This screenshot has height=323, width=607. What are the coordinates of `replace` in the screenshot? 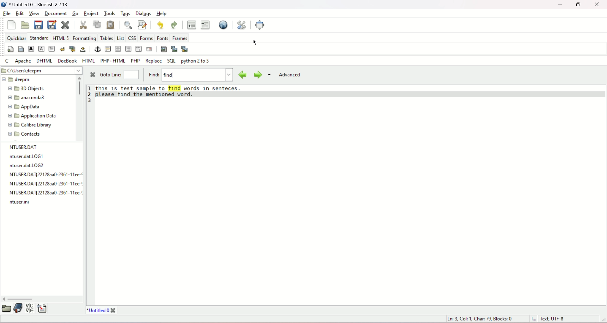 It's located at (154, 61).